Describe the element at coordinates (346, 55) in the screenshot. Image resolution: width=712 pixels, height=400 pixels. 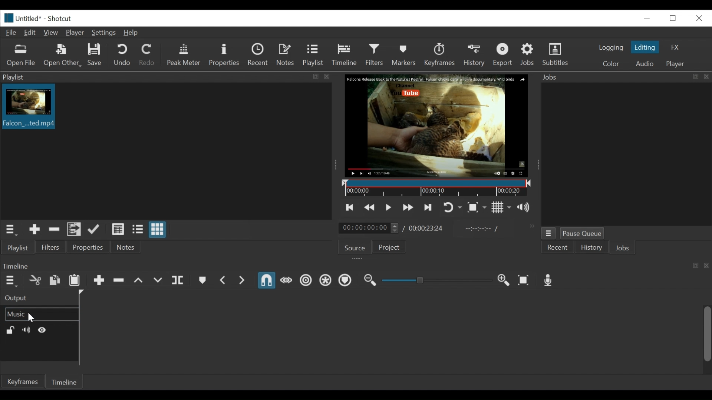
I see `Timeline` at that location.